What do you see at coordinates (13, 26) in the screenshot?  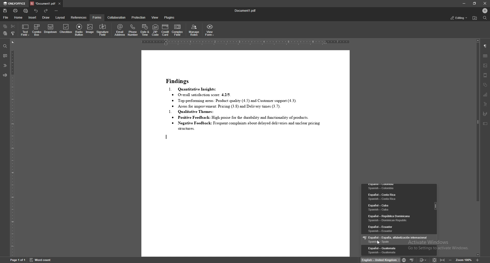 I see `cut` at bounding box center [13, 26].